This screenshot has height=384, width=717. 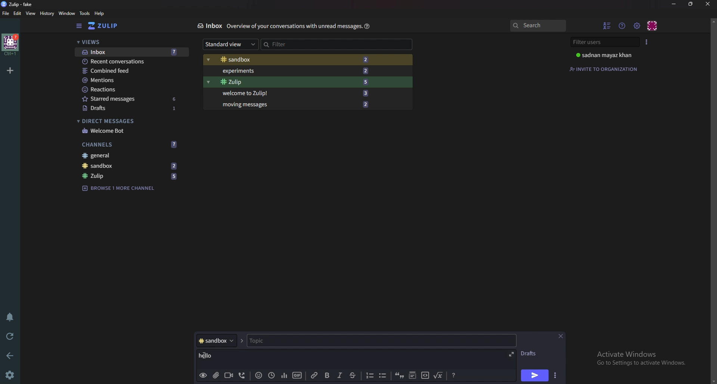 I want to click on Activate Windows
Go to Settings to activate Windows., so click(x=638, y=358).